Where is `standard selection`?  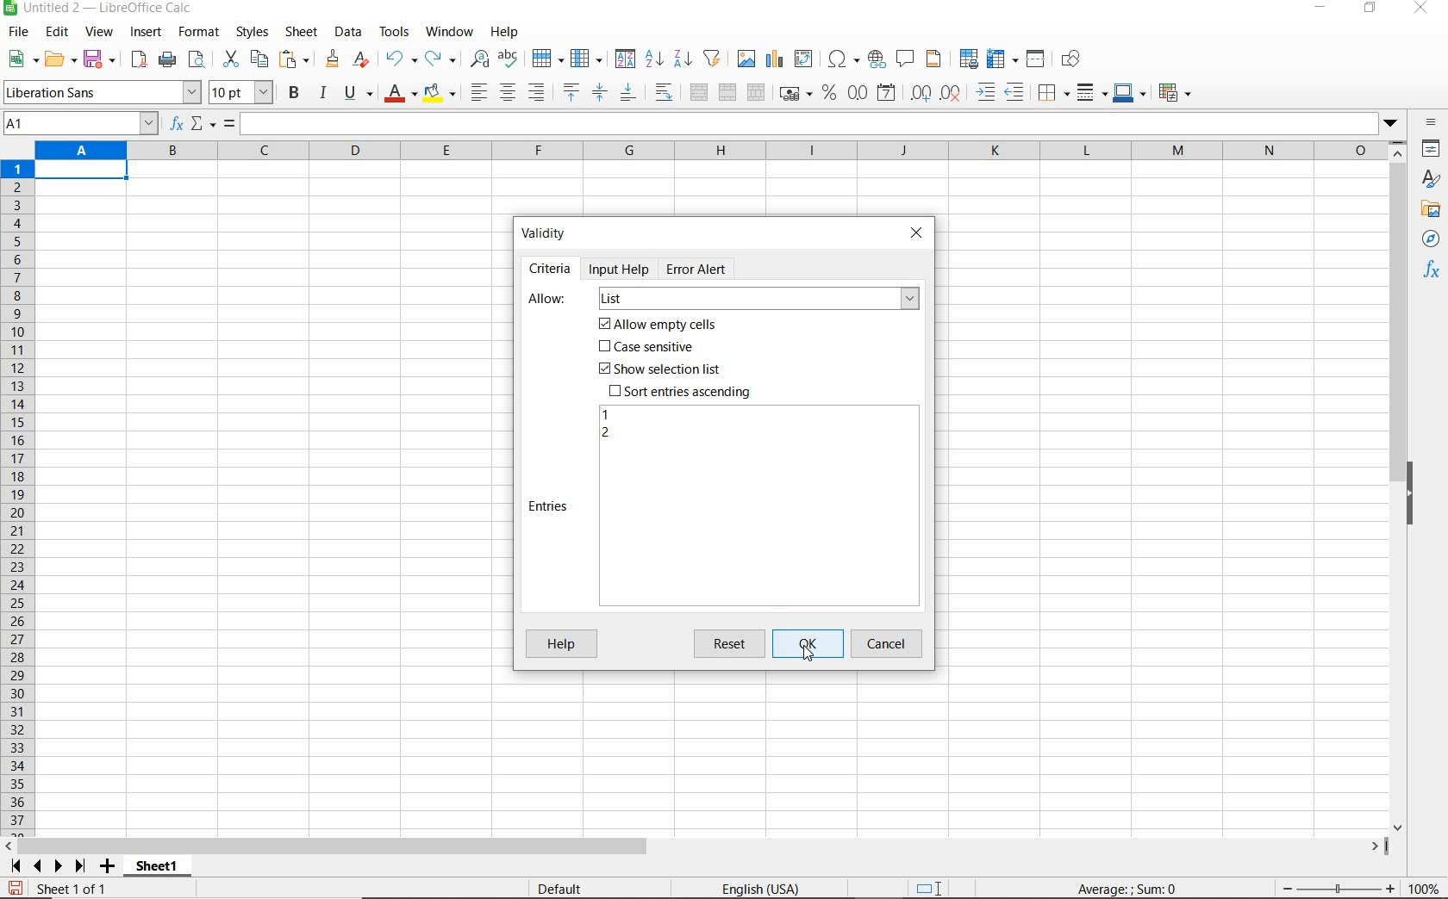 standard selection is located at coordinates (930, 890).